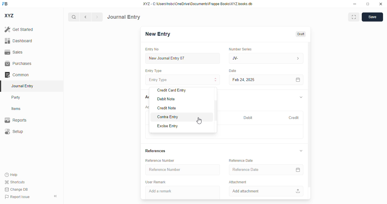 The width and height of the screenshot is (387, 204). Describe the element at coordinates (199, 121) in the screenshot. I see `cursor` at that location.